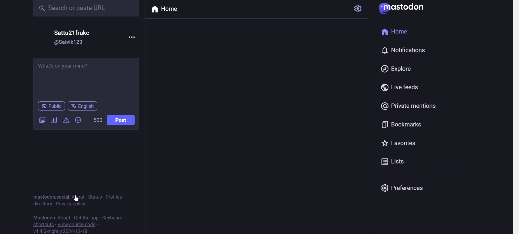 This screenshot has height=234, width=519. What do you see at coordinates (79, 224) in the screenshot?
I see `source code` at bounding box center [79, 224].